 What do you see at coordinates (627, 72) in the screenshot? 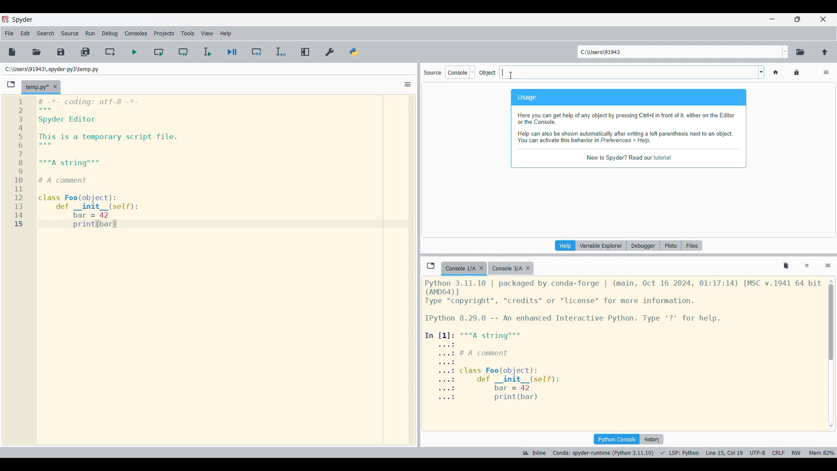
I see `Text box` at bounding box center [627, 72].